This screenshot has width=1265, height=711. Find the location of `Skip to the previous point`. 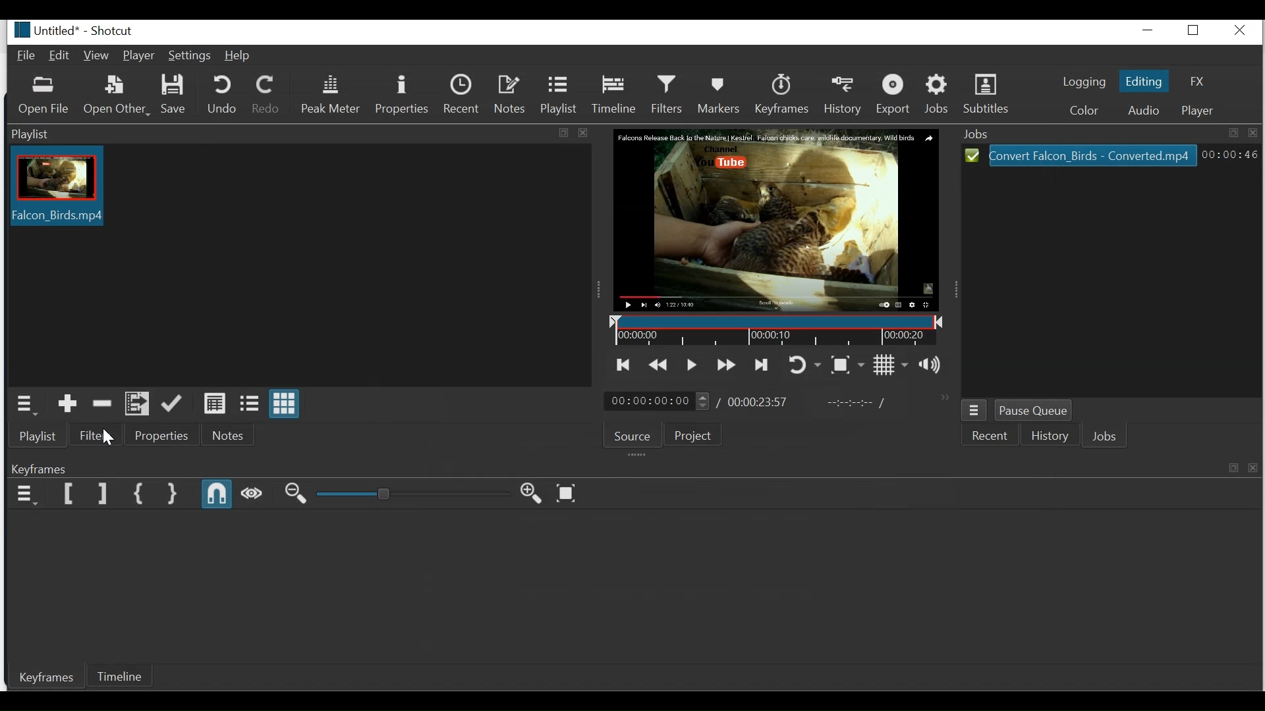

Skip to the previous point is located at coordinates (623, 366).